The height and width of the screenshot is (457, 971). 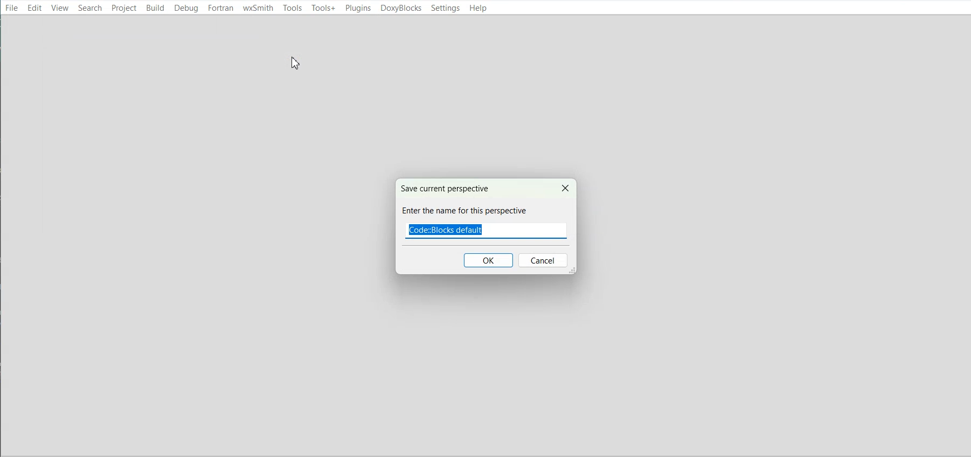 What do you see at coordinates (485, 231) in the screenshot?
I see `Enter name for theme file` at bounding box center [485, 231].